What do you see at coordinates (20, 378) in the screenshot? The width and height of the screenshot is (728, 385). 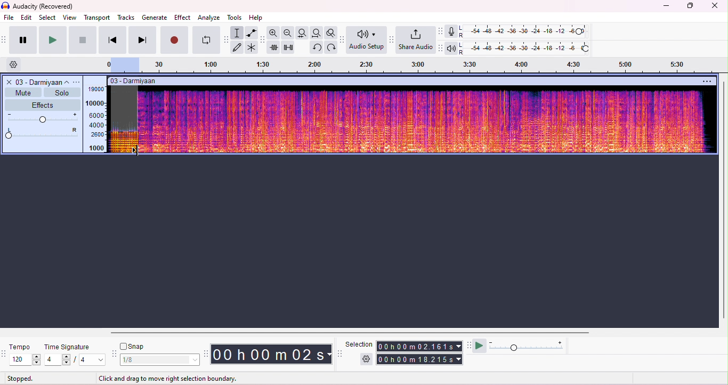 I see `stopped` at bounding box center [20, 378].